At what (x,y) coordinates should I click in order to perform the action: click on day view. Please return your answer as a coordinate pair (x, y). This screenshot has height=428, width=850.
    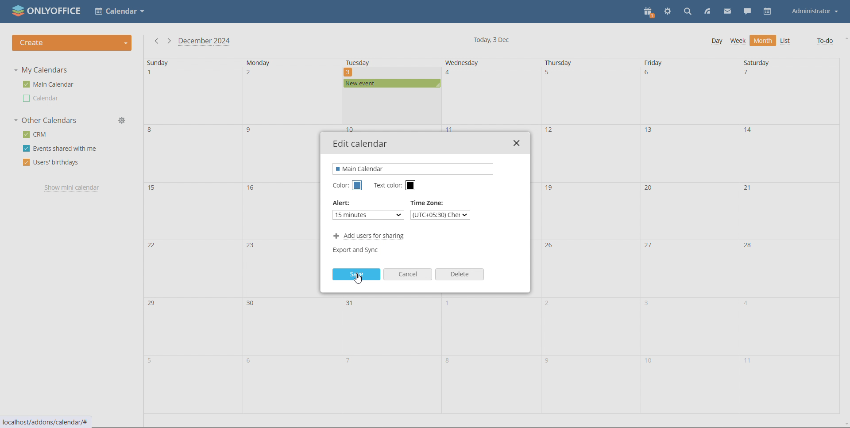
    Looking at the image, I should click on (717, 42).